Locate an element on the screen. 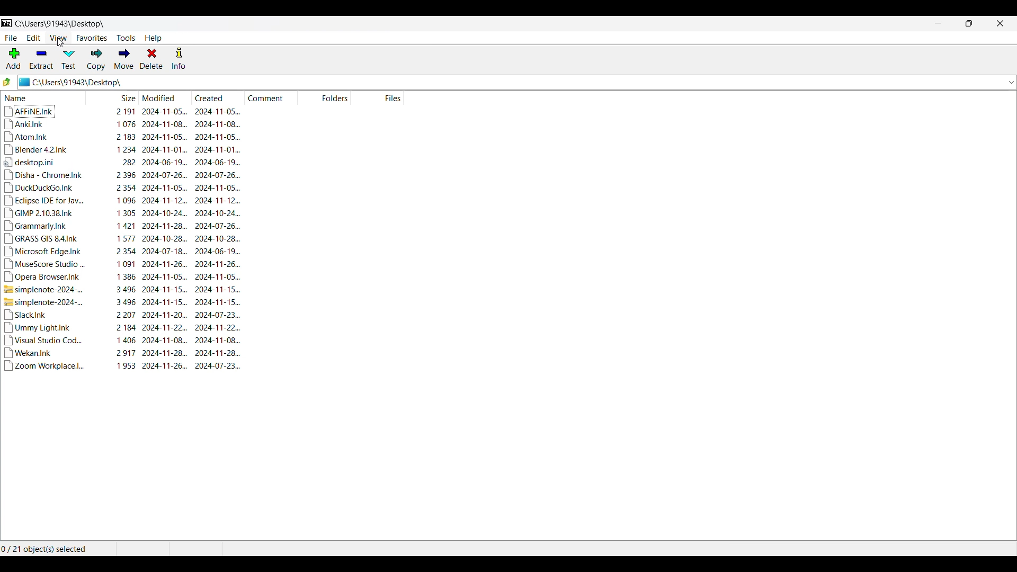 The height and width of the screenshot is (572, 1017). desktop.ini 282 2024-06-19... 2024-06-19... is located at coordinates (123, 162).